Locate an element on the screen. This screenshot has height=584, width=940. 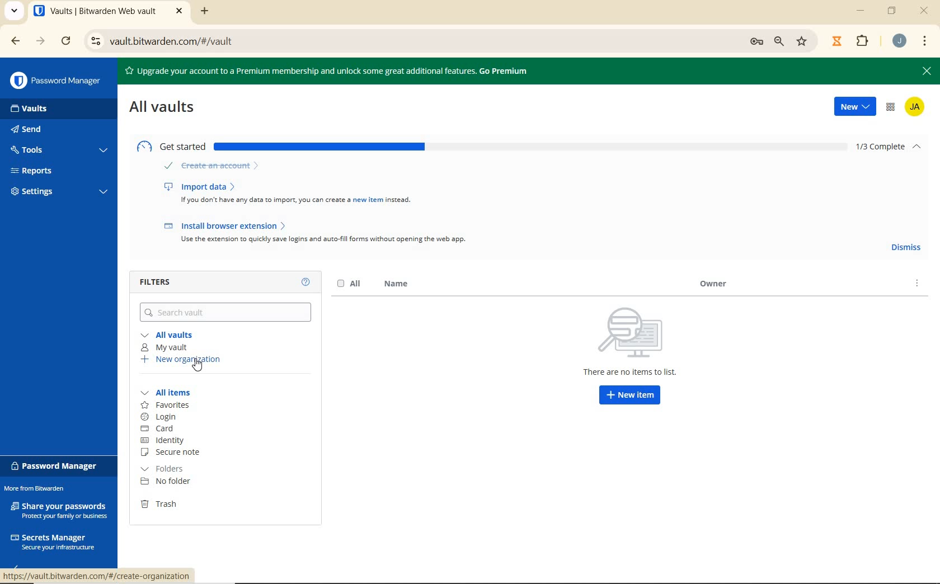
owner is located at coordinates (709, 285).